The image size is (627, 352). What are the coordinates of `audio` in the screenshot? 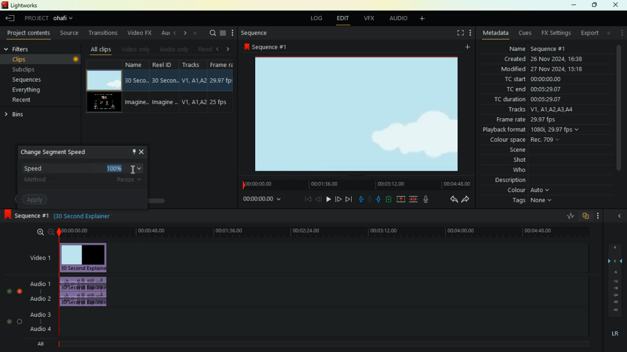 It's located at (399, 20).